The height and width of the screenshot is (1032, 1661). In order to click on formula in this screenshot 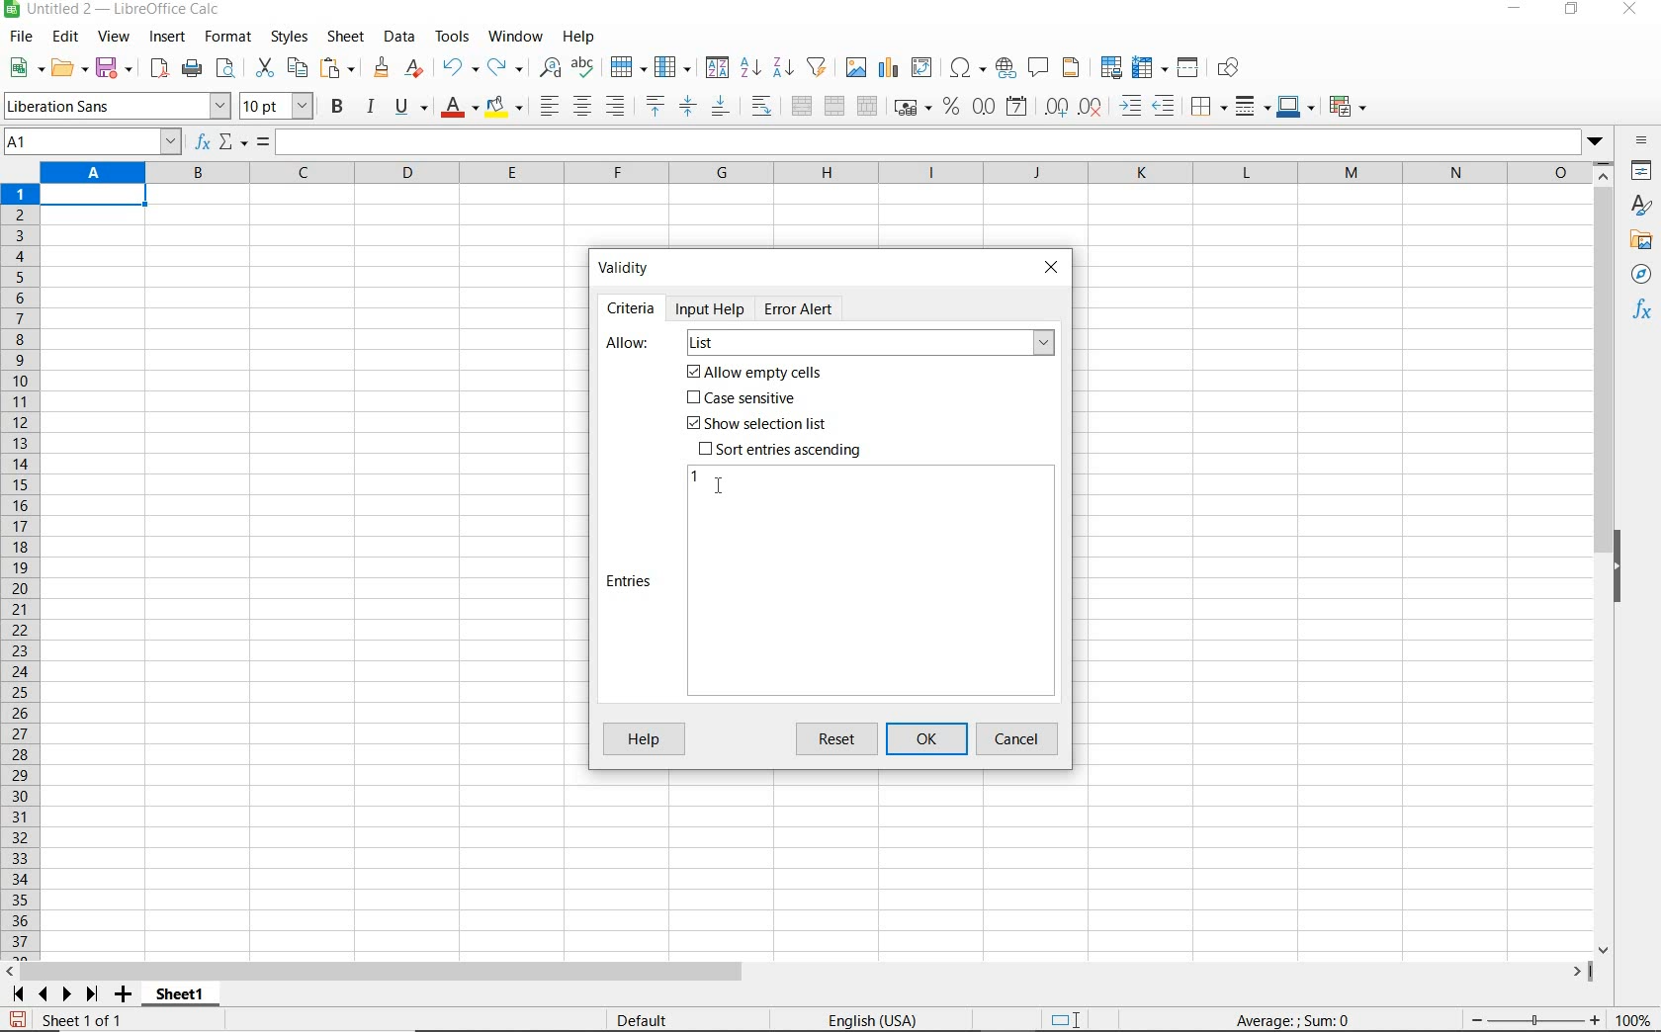, I will do `click(1294, 1019)`.